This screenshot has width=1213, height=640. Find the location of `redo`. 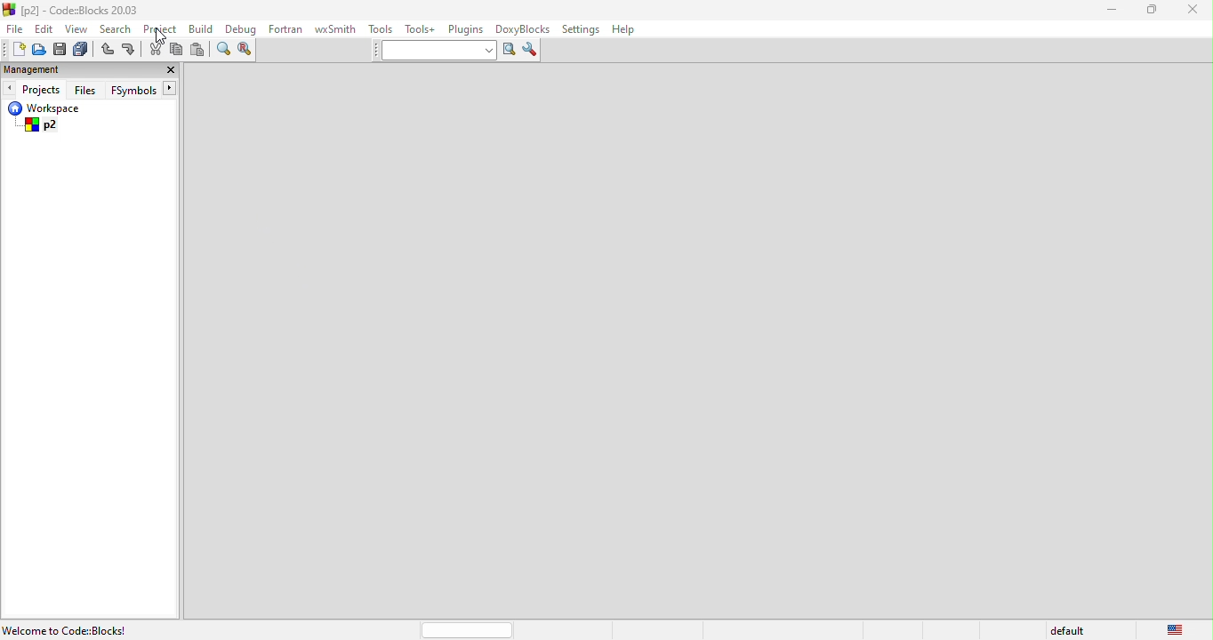

redo is located at coordinates (129, 51).